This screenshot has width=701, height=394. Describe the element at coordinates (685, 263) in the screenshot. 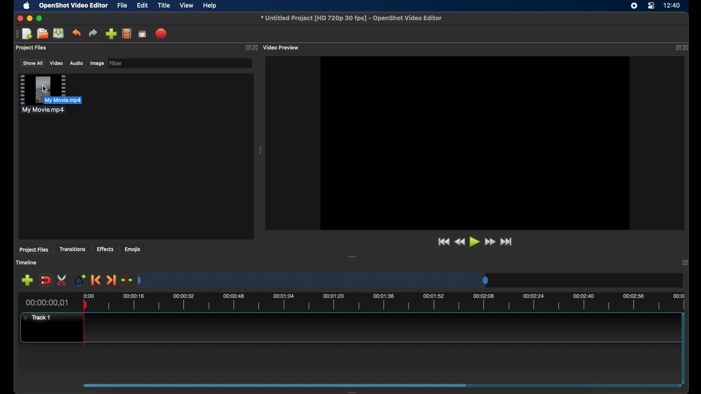

I see `expand` at that location.